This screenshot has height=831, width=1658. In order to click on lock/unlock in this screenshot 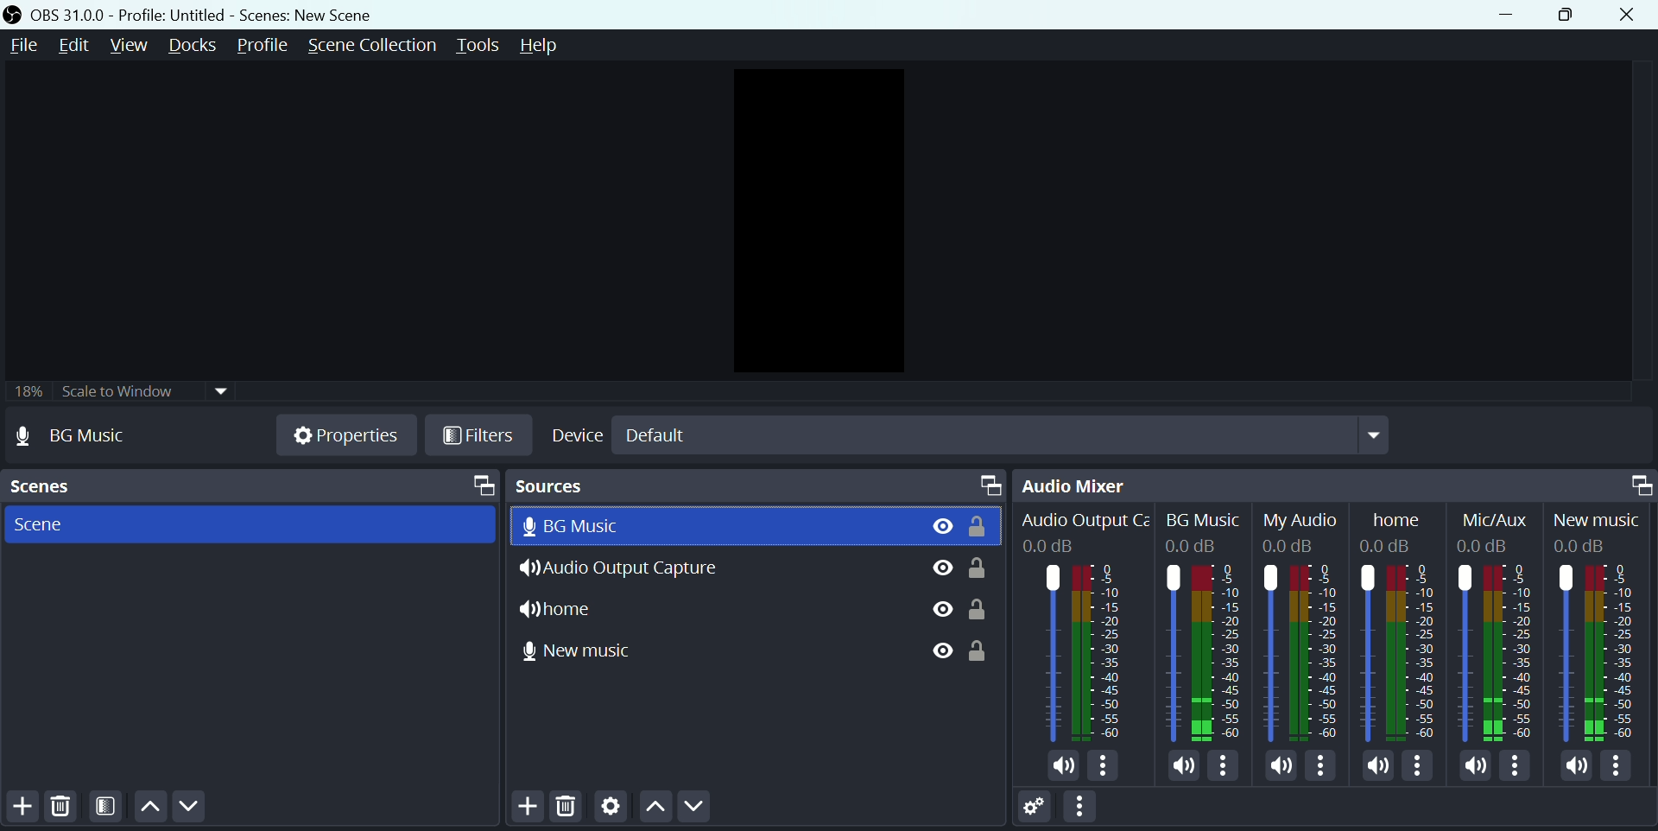, I will do `click(981, 650)`.